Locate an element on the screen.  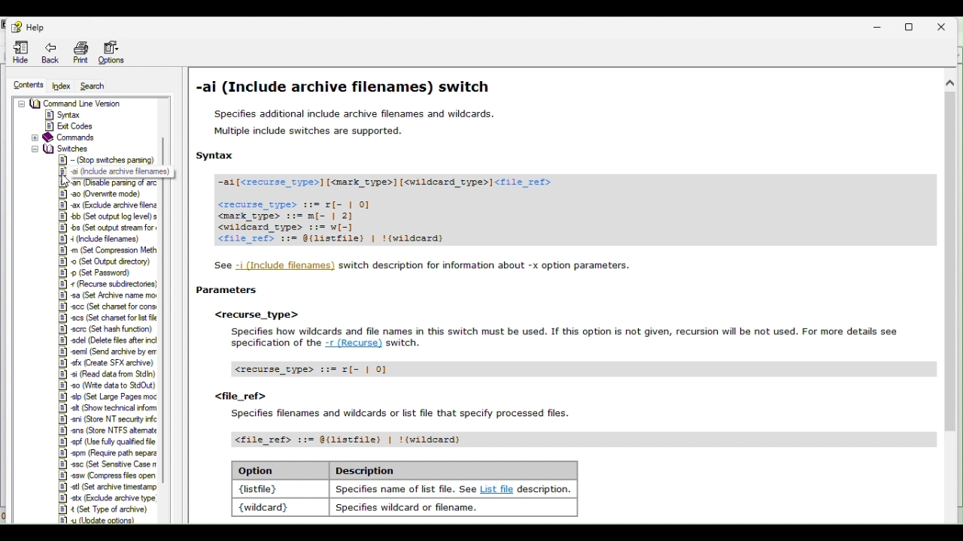
|] stl (Set archive tmestamp is located at coordinates (109, 486).